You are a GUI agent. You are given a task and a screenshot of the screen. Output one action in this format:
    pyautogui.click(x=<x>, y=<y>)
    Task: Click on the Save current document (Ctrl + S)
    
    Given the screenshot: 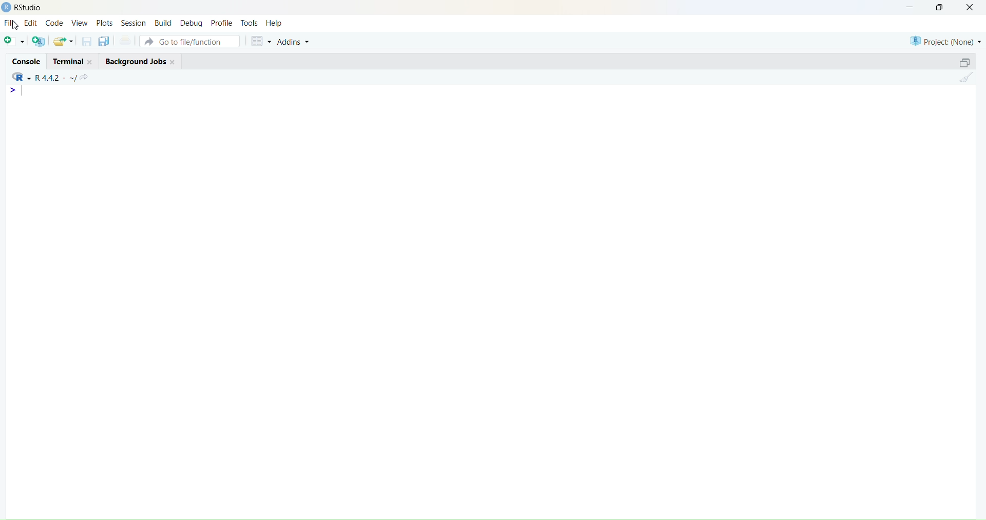 What is the action you would take?
    pyautogui.click(x=86, y=42)
    